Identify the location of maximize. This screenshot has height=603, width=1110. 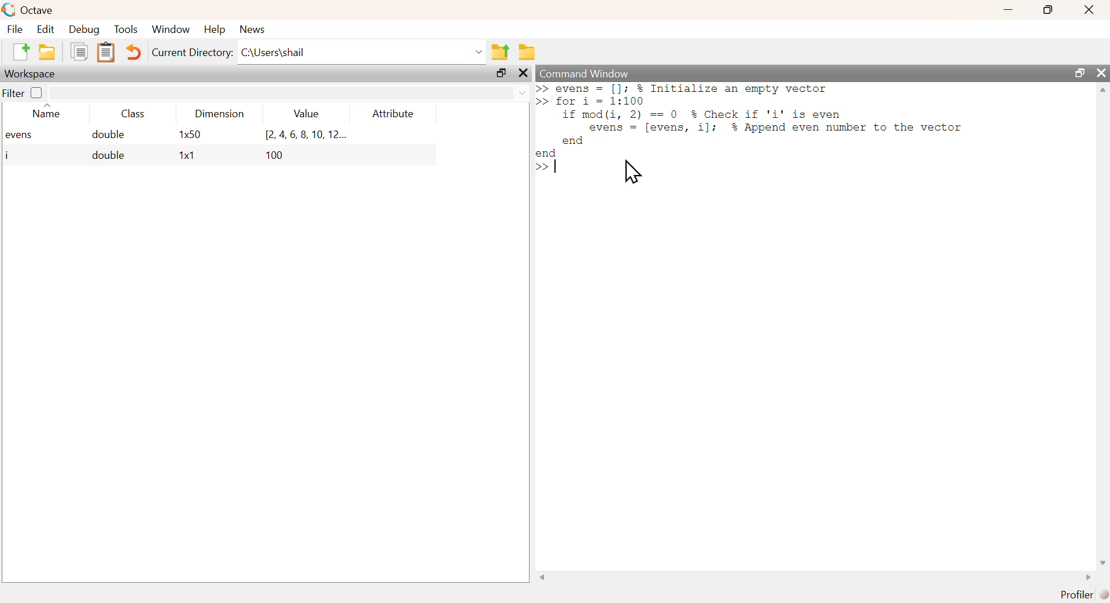
(1046, 10).